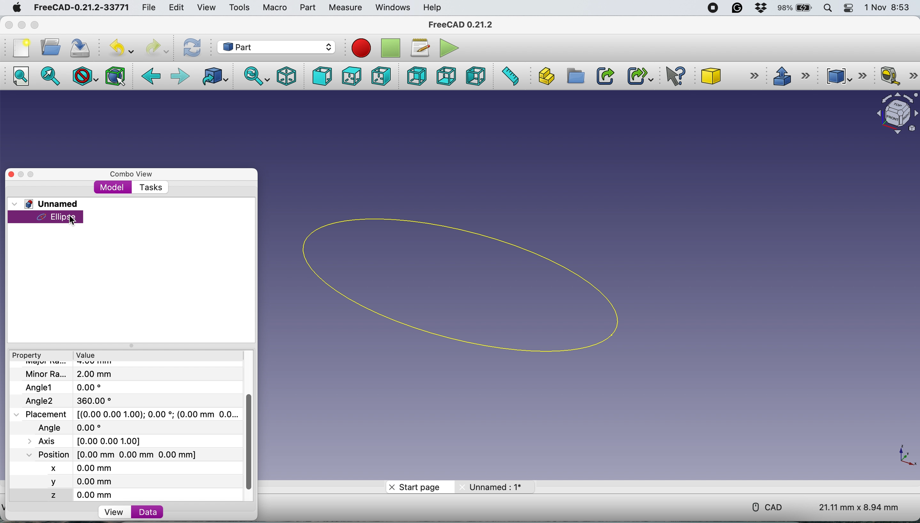  I want to click on combo view, so click(131, 174).